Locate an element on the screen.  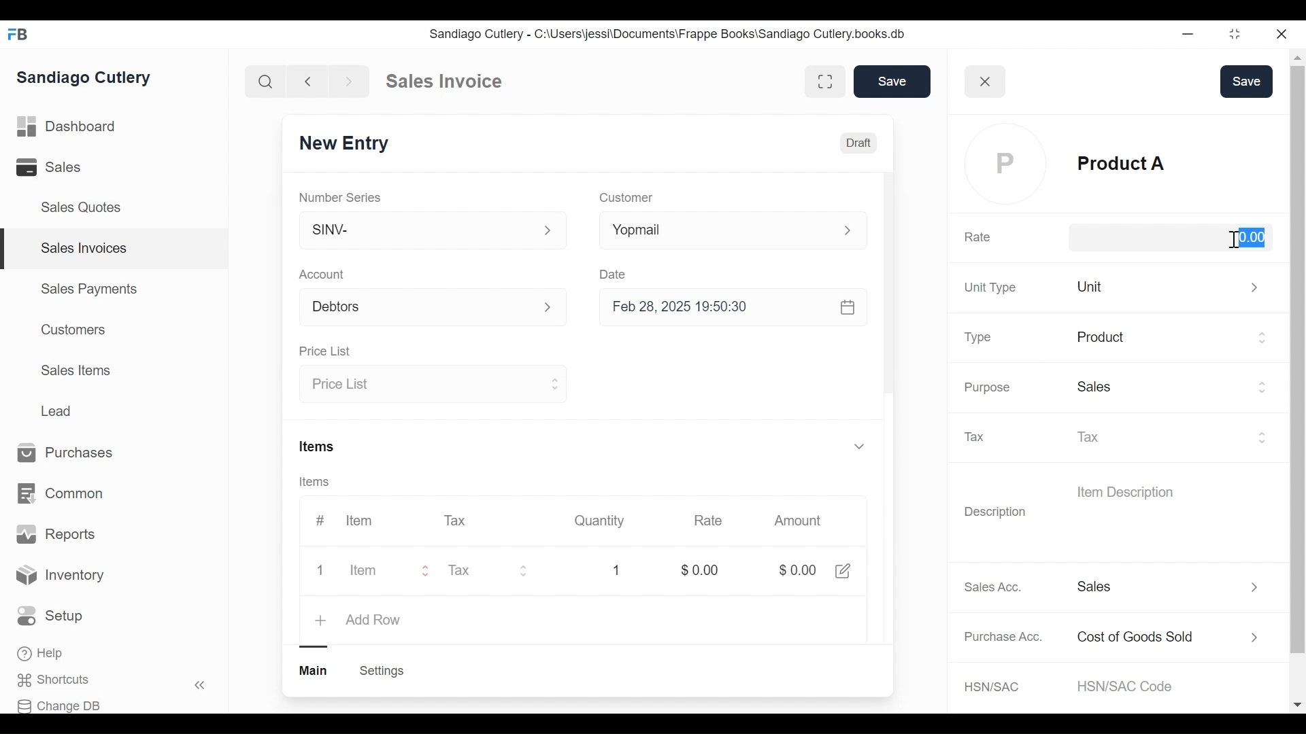
Reports is located at coordinates (56, 534).